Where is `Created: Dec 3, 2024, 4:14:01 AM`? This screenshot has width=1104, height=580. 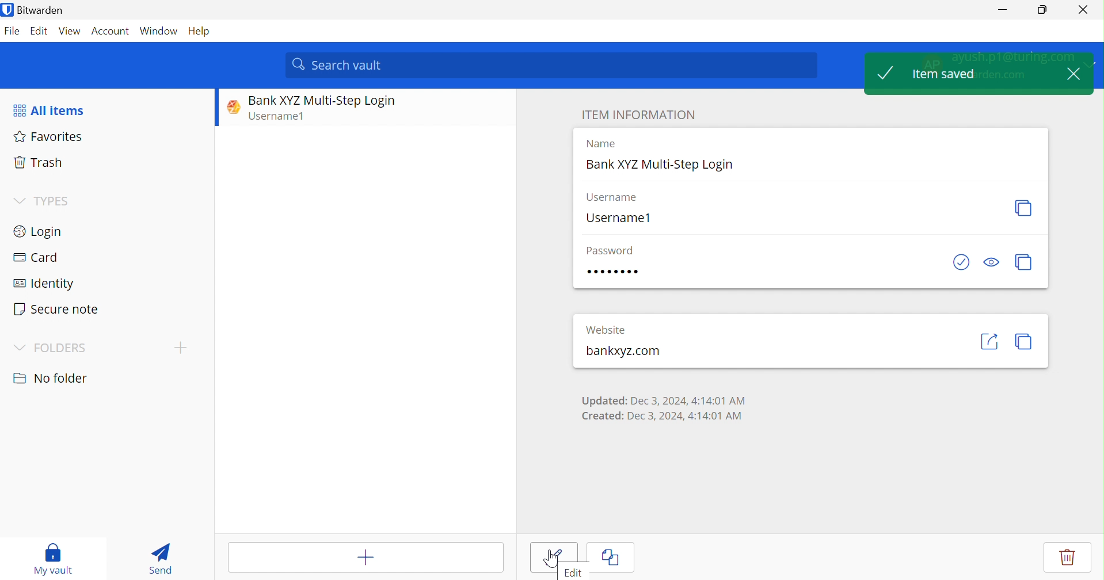
Created: Dec 3, 2024, 4:14:01 AM is located at coordinates (665, 417).